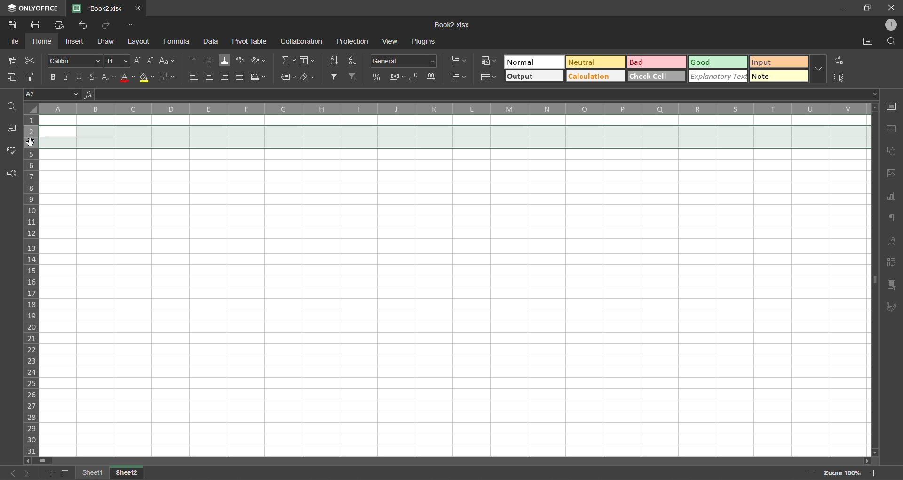  Describe the element at coordinates (33, 143) in the screenshot. I see `cursor` at that location.